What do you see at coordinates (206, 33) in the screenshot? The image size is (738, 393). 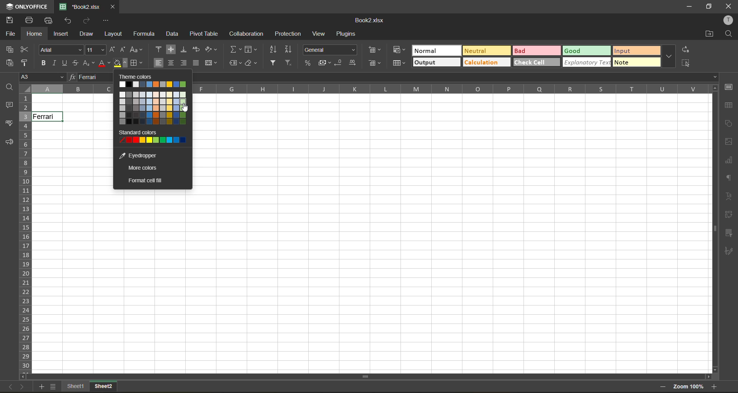 I see `pivot table` at bounding box center [206, 33].